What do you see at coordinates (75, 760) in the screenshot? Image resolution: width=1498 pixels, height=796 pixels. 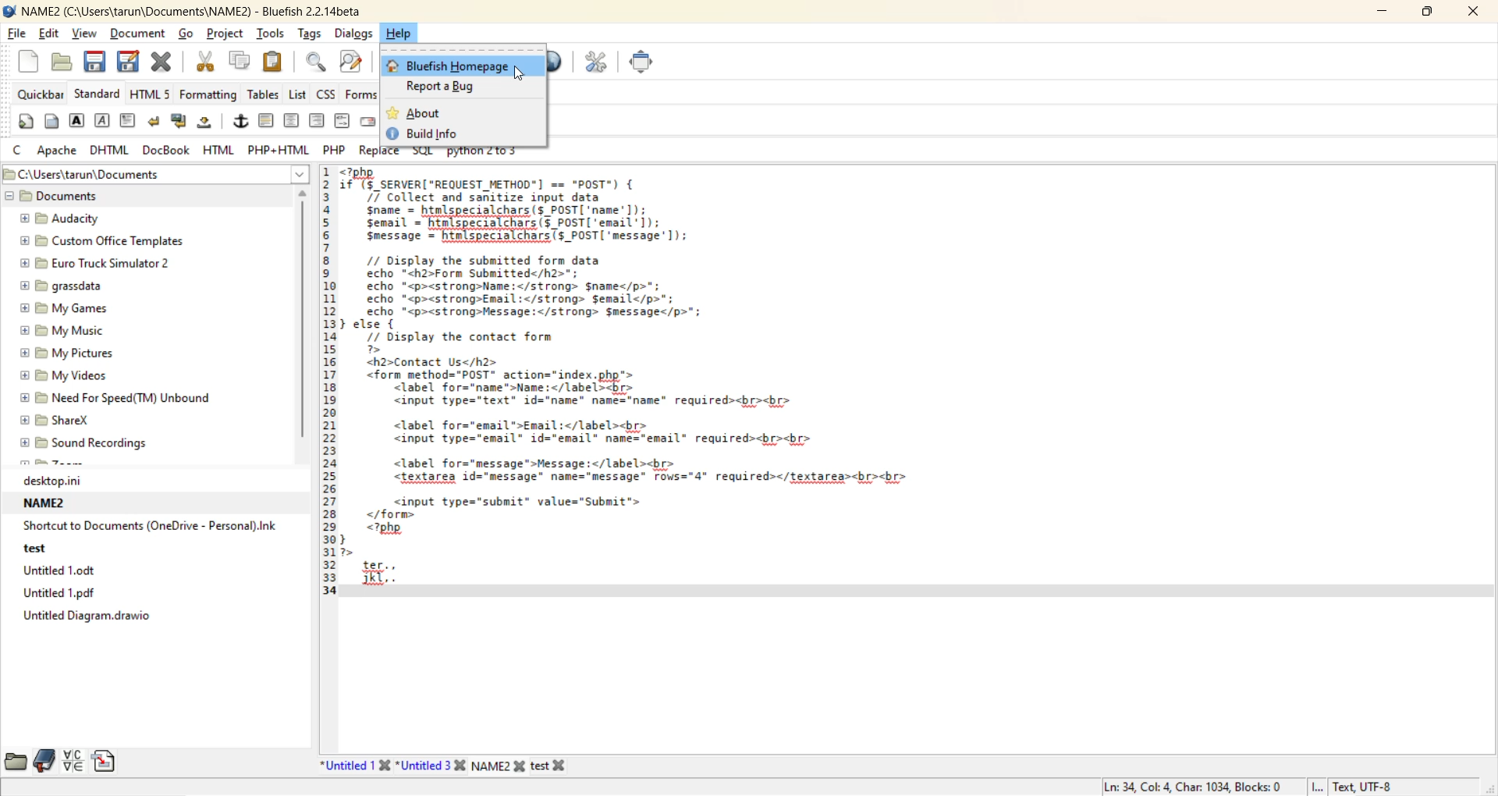 I see `charmap` at bounding box center [75, 760].